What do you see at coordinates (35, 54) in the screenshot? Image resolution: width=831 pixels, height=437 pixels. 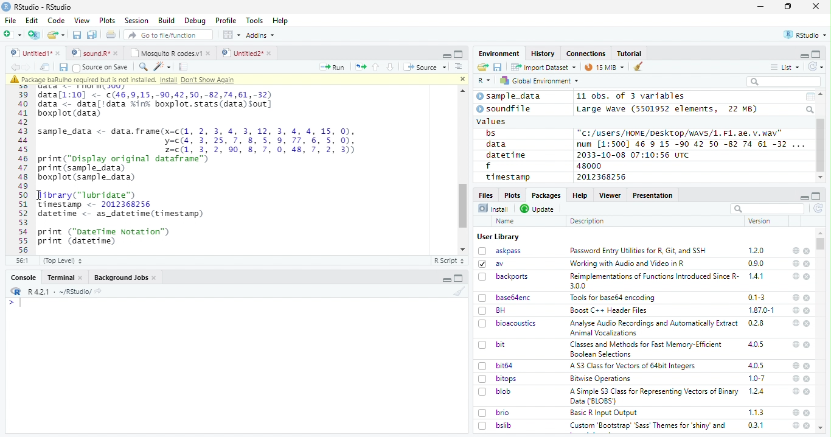 I see `Untitled1*` at bounding box center [35, 54].